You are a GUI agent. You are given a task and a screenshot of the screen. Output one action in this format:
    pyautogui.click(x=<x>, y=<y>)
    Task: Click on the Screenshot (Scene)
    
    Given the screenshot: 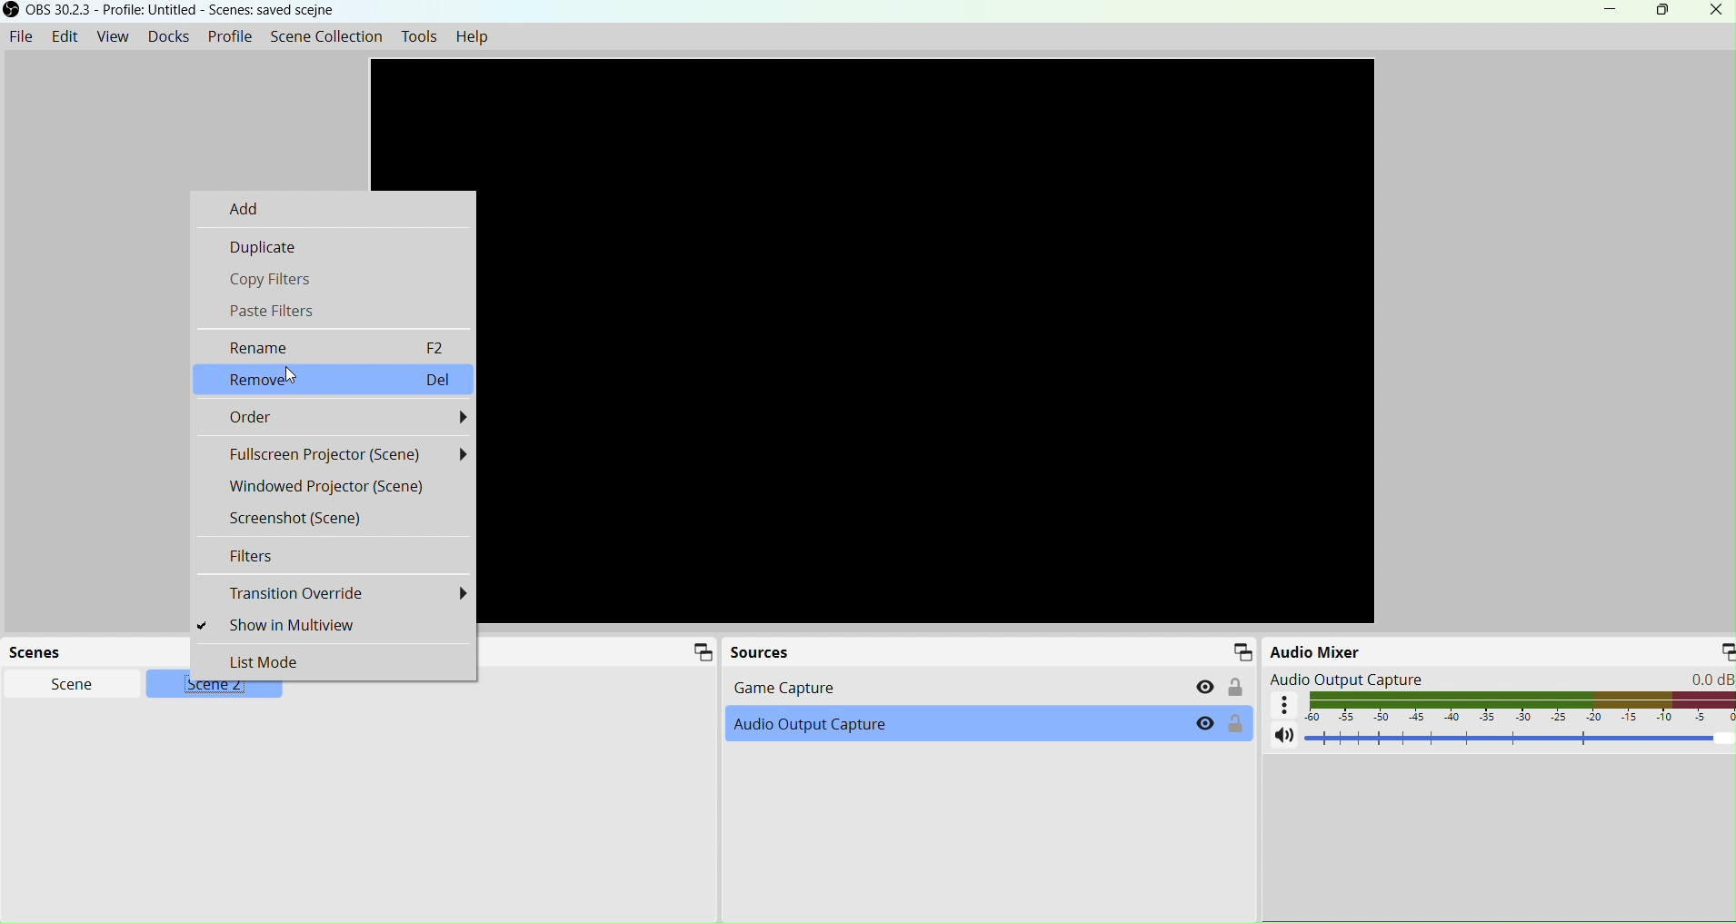 What is the action you would take?
    pyautogui.click(x=333, y=517)
    